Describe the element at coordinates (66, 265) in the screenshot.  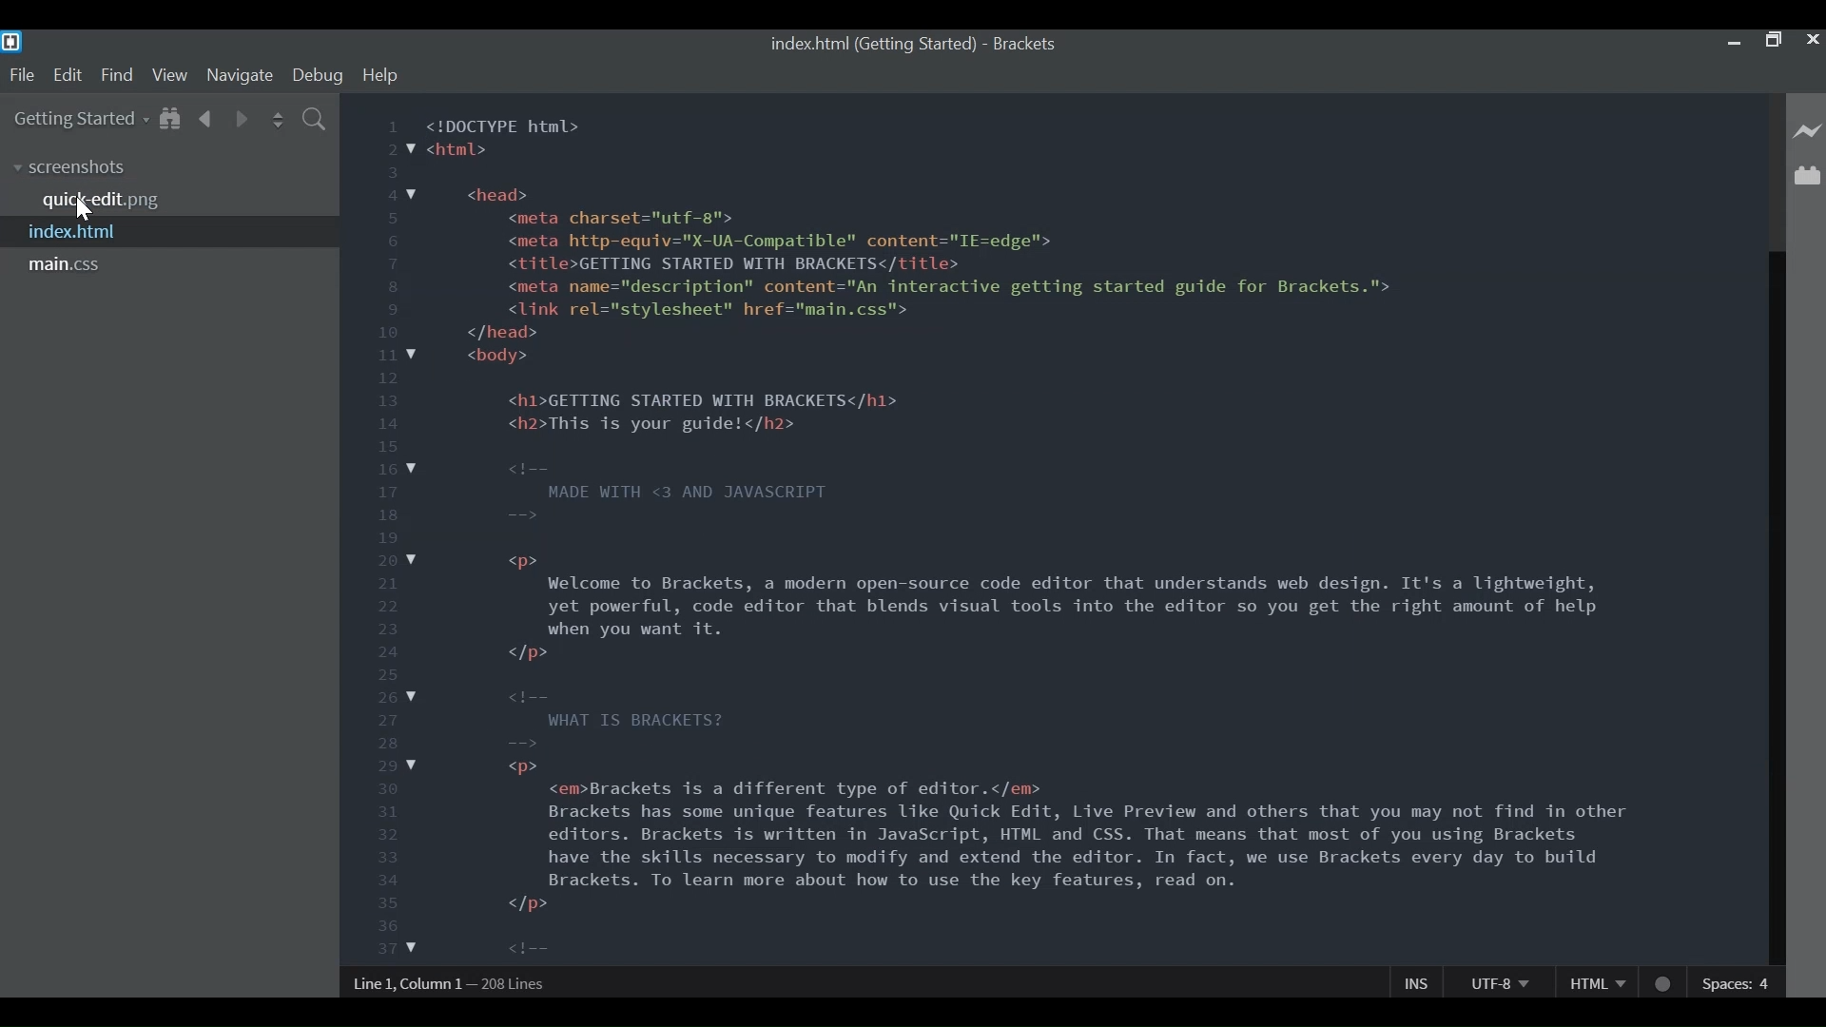
I see `main.css` at that location.